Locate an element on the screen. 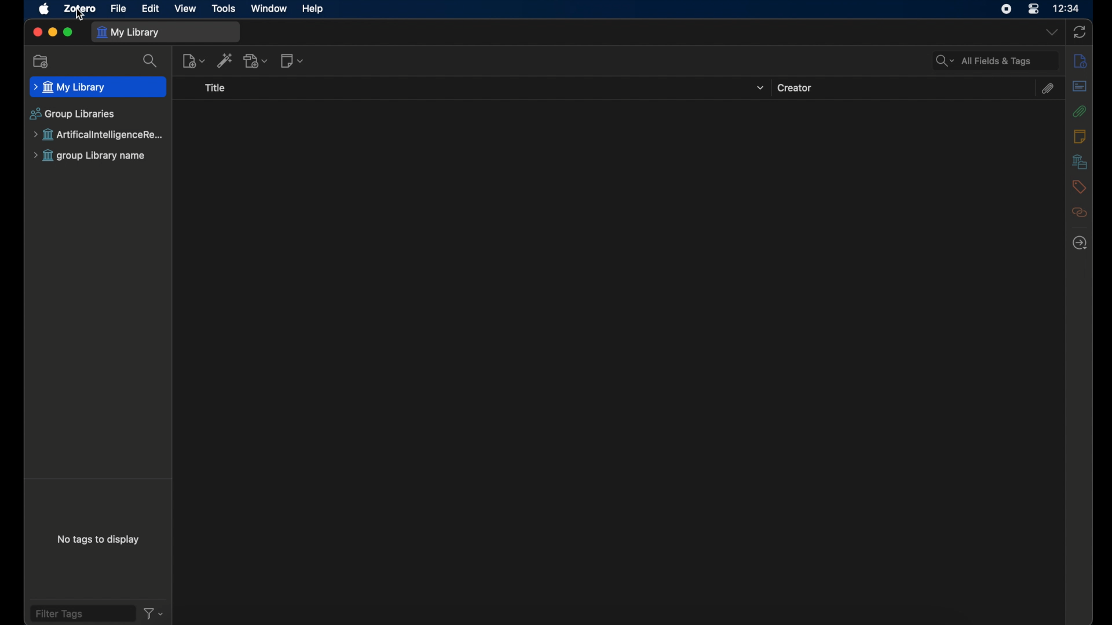  sync is located at coordinates (1080, 32).